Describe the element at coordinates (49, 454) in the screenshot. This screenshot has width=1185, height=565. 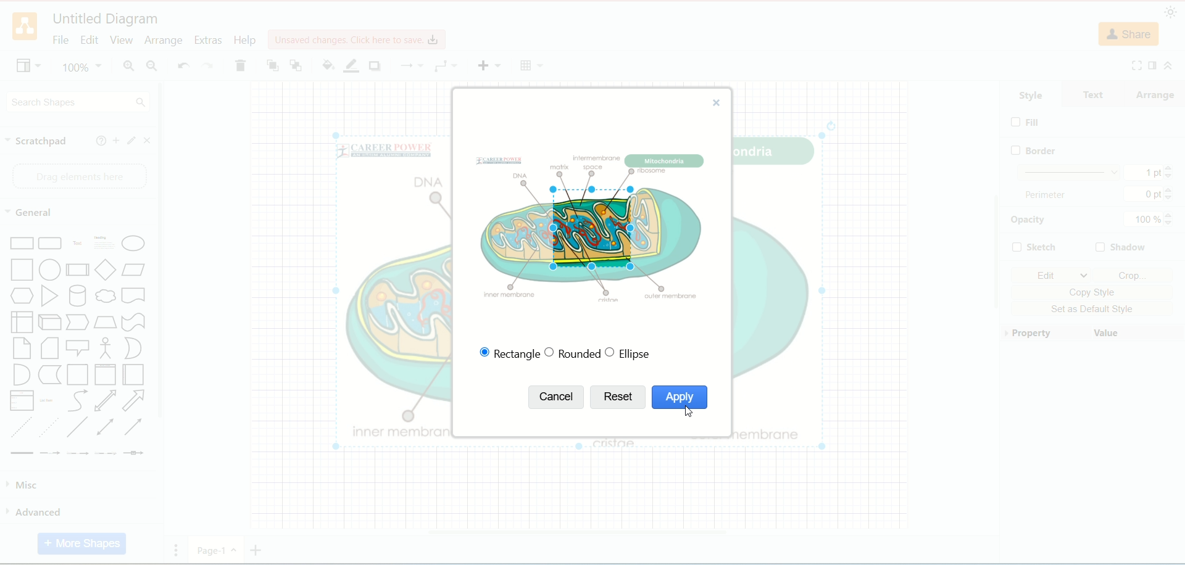
I see `Connector with Label` at that location.